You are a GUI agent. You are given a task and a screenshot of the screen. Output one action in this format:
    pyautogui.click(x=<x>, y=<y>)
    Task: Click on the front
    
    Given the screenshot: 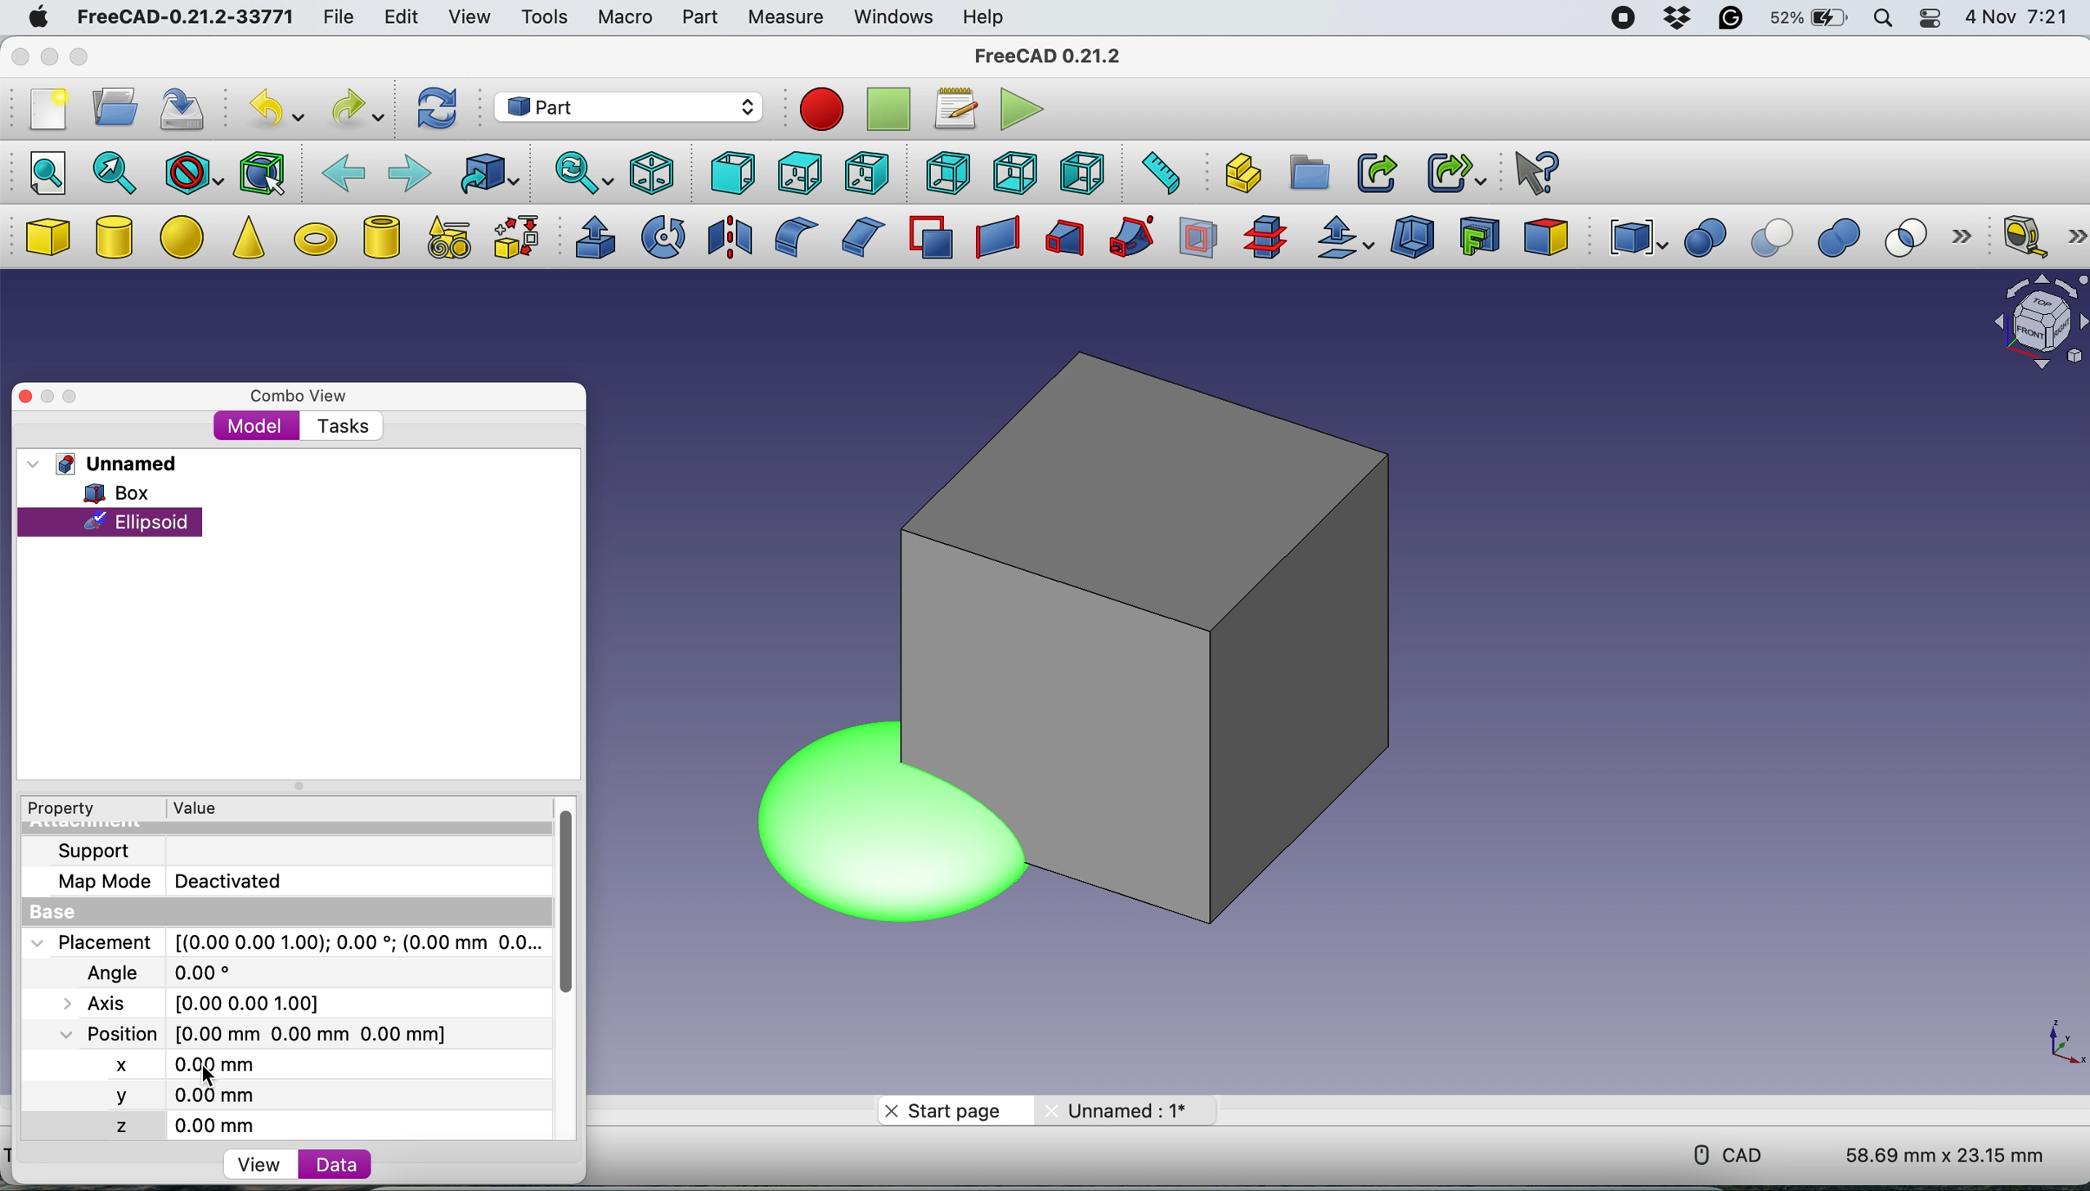 What is the action you would take?
    pyautogui.click(x=729, y=173)
    